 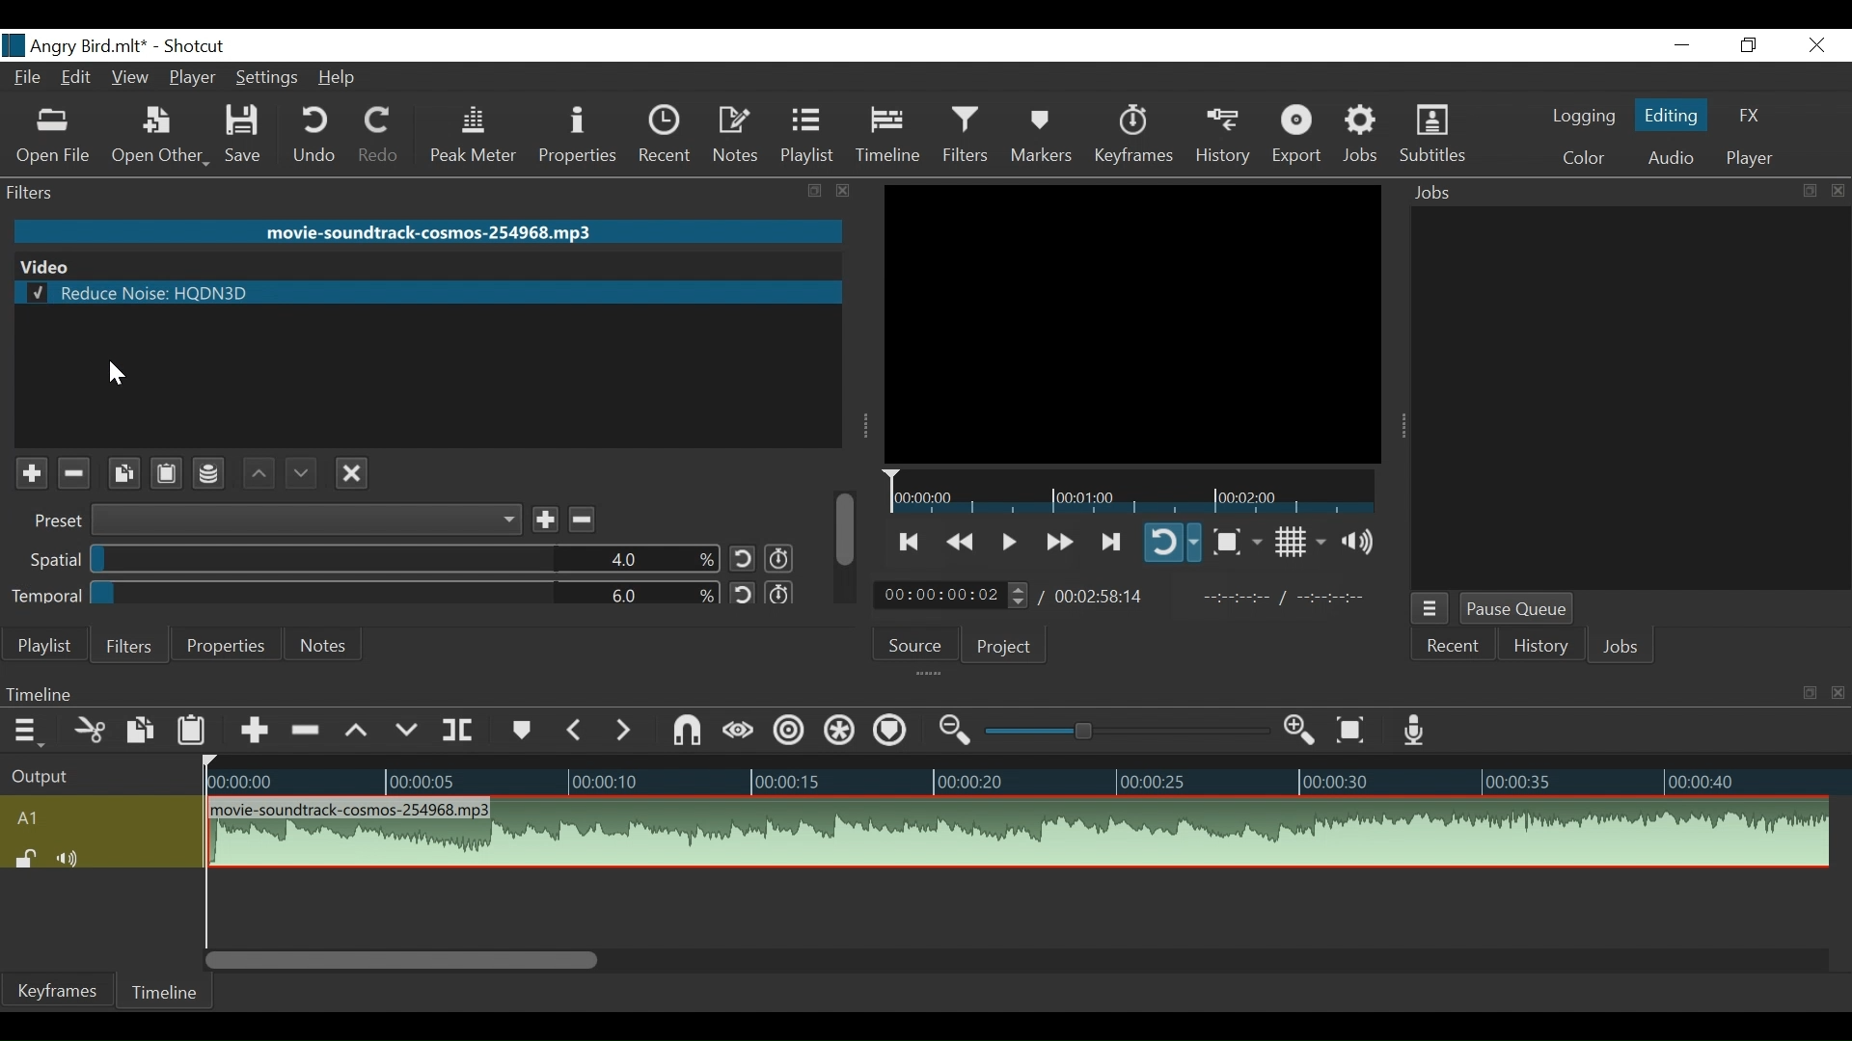 I want to click on Zoom timeline in, so click(x=1303, y=731).